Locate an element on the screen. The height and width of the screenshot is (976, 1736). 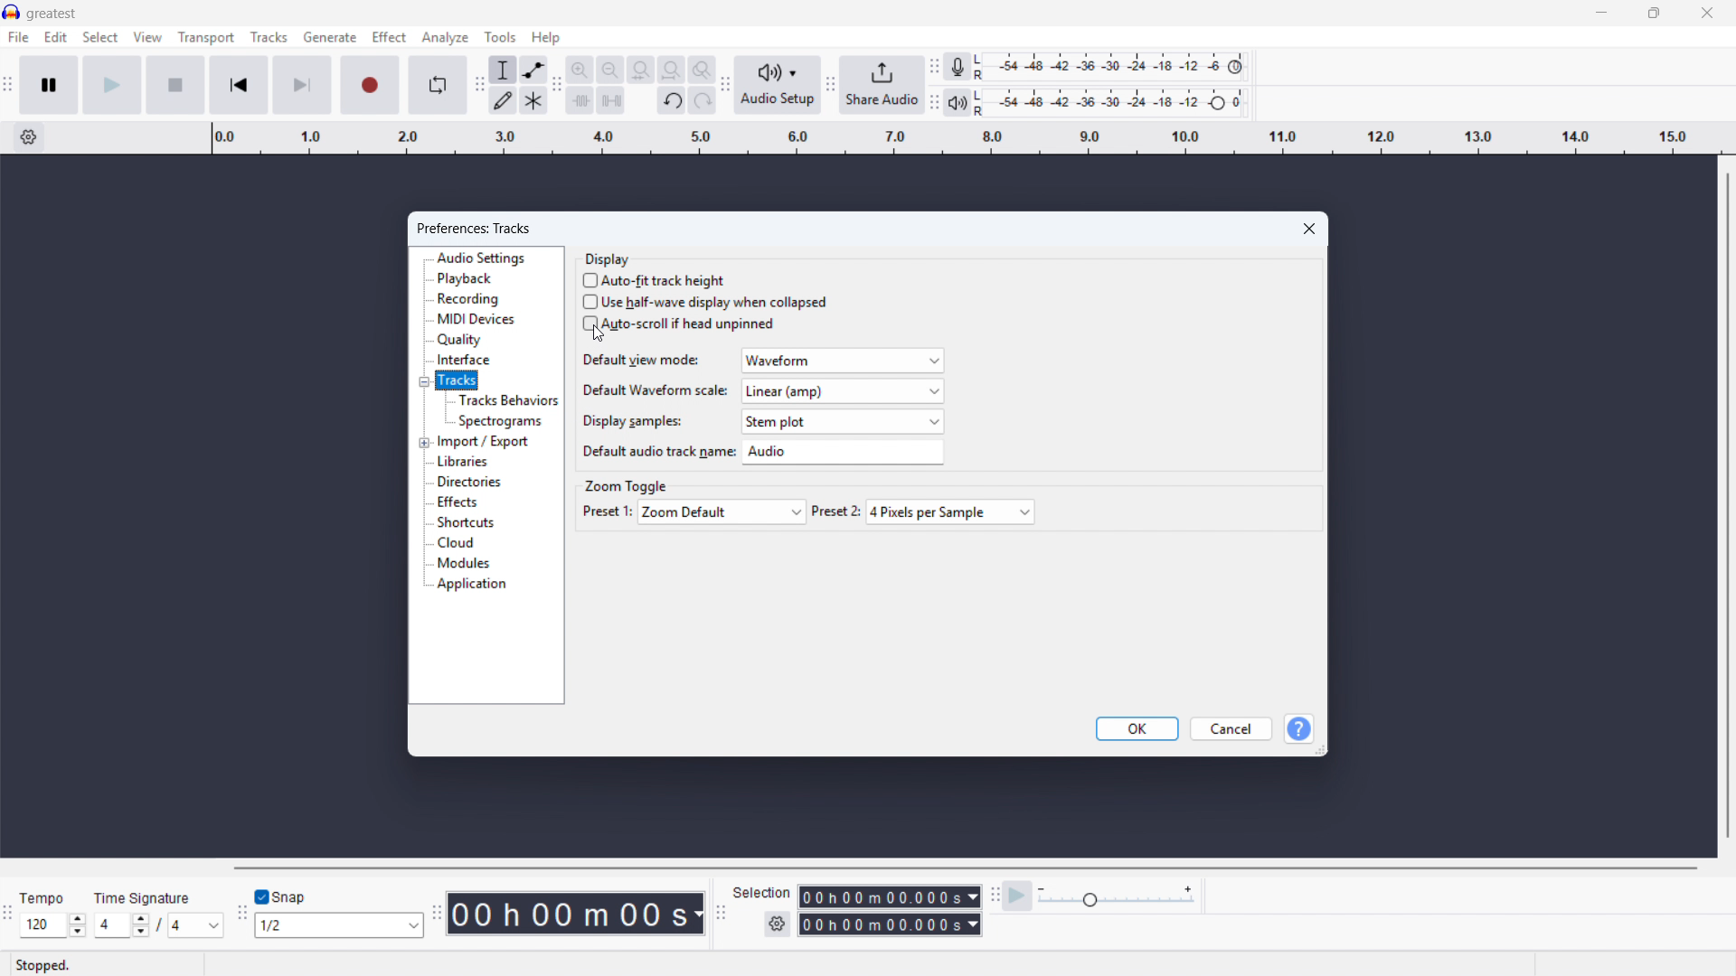
Playback level  is located at coordinates (1116, 101).